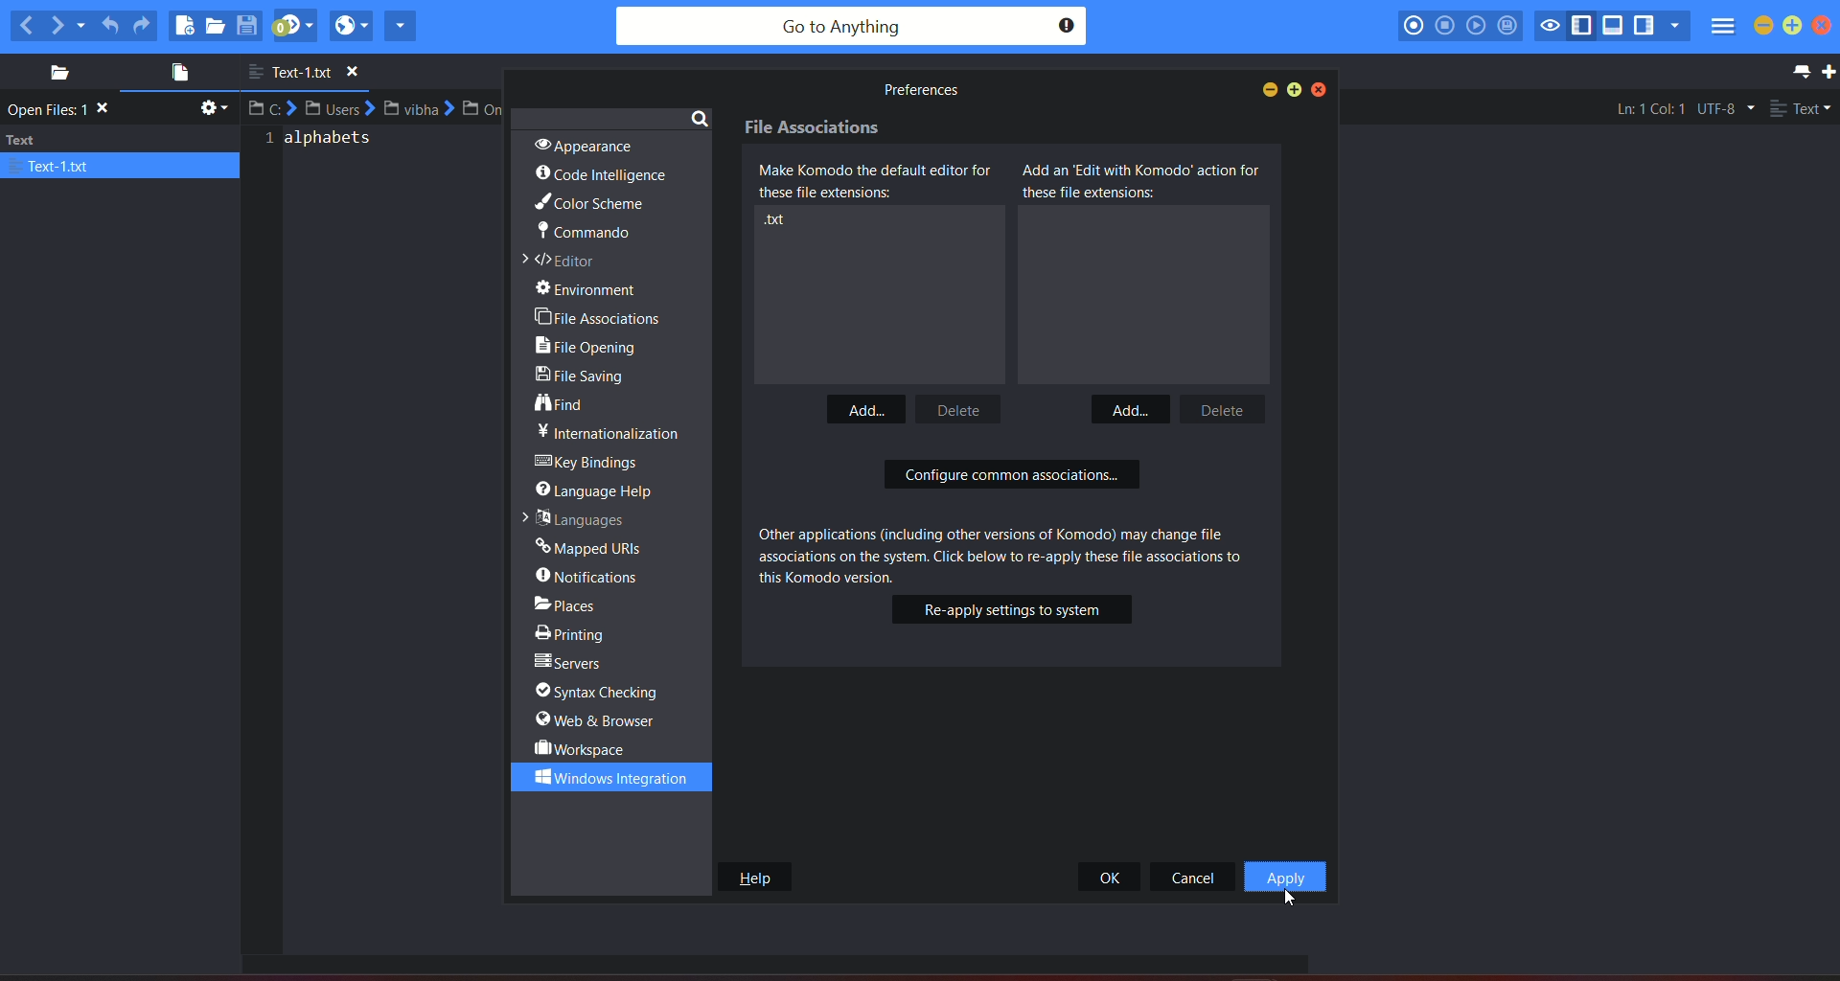 Image resolution: width=1840 pixels, height=981 pixels. What do you see at coordinates (249, 25) in the screenshot?
I see `save file` at bounding box center [249, 25].